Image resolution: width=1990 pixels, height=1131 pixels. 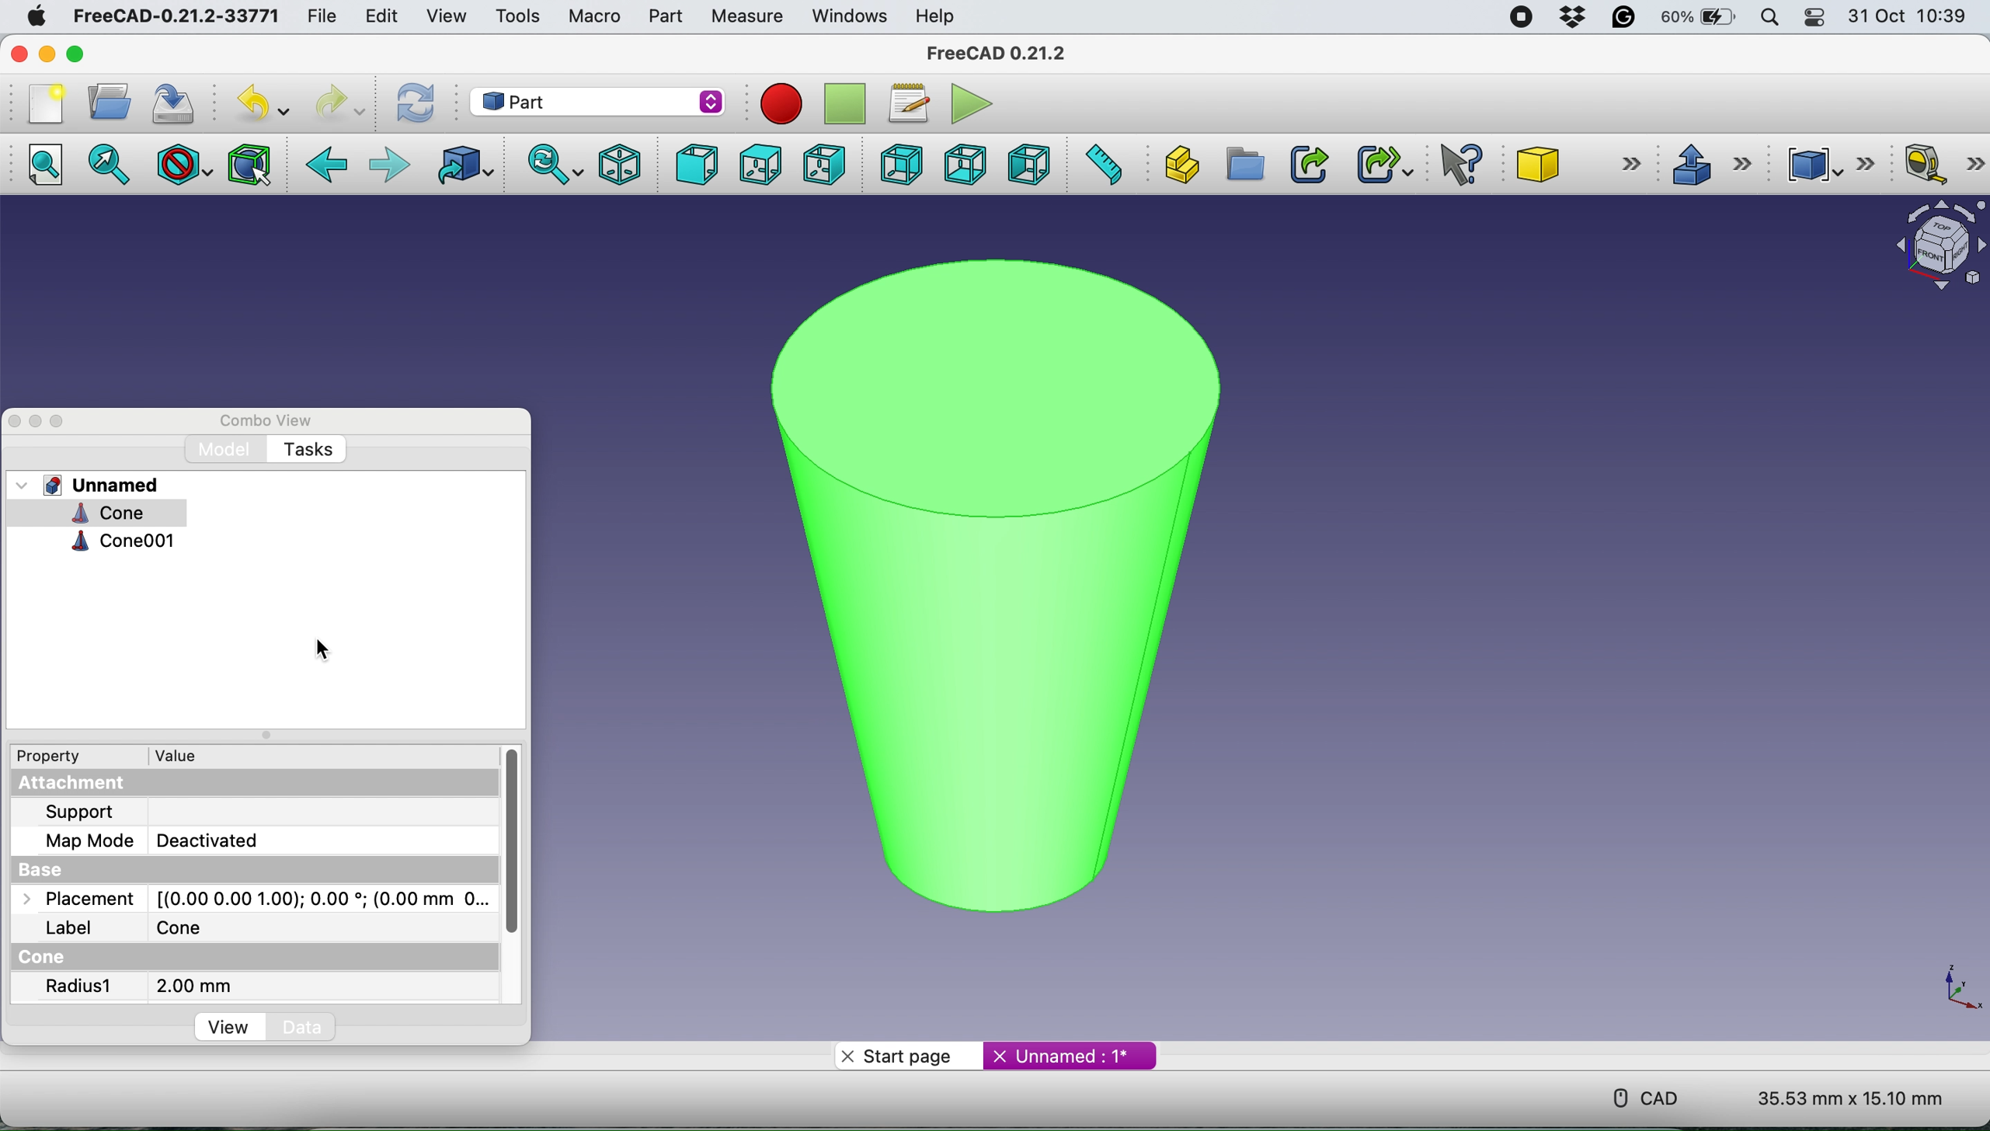 What do you see at coordinates (1938, 166) in the screenshot?
I see `mesure linear` at bounding box center [1938, 166].